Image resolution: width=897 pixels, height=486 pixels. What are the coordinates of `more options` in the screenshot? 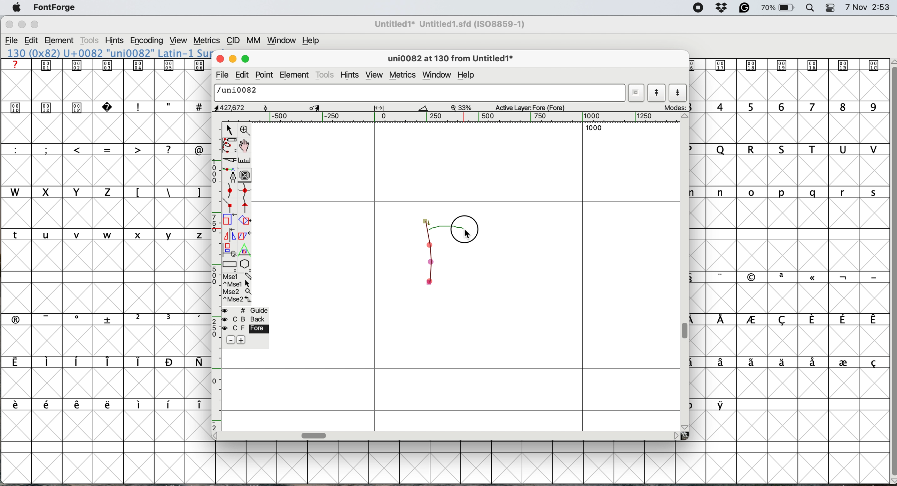 It's located at (236, 288).